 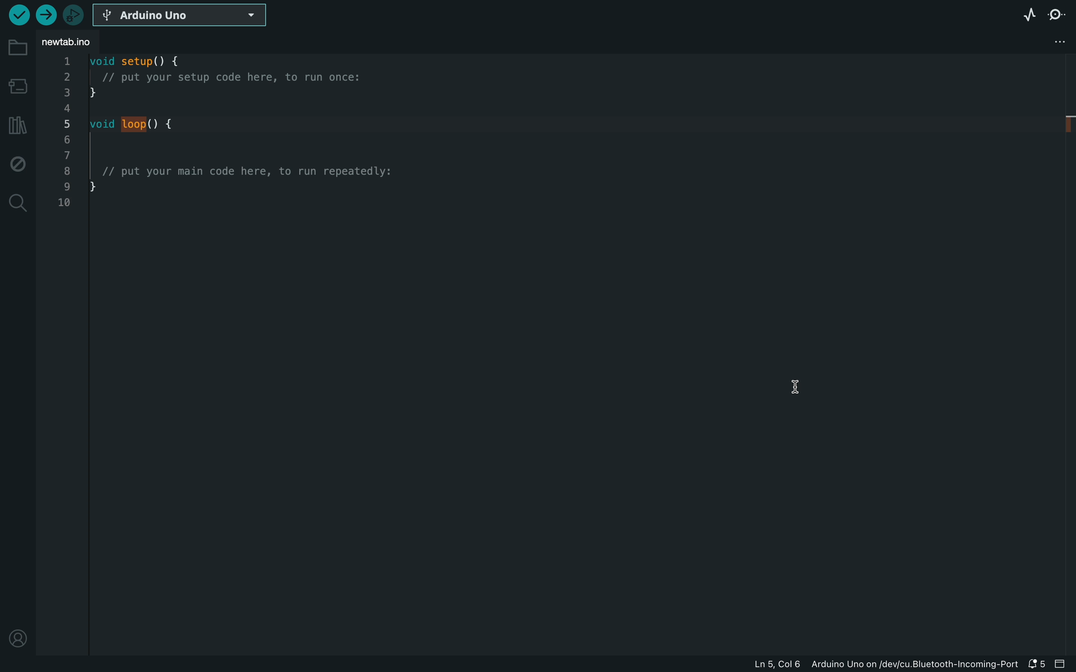 What do you see at coordinates (17, 126) in the screenshot?
I see `library manager` at bounding box center [17, 126].